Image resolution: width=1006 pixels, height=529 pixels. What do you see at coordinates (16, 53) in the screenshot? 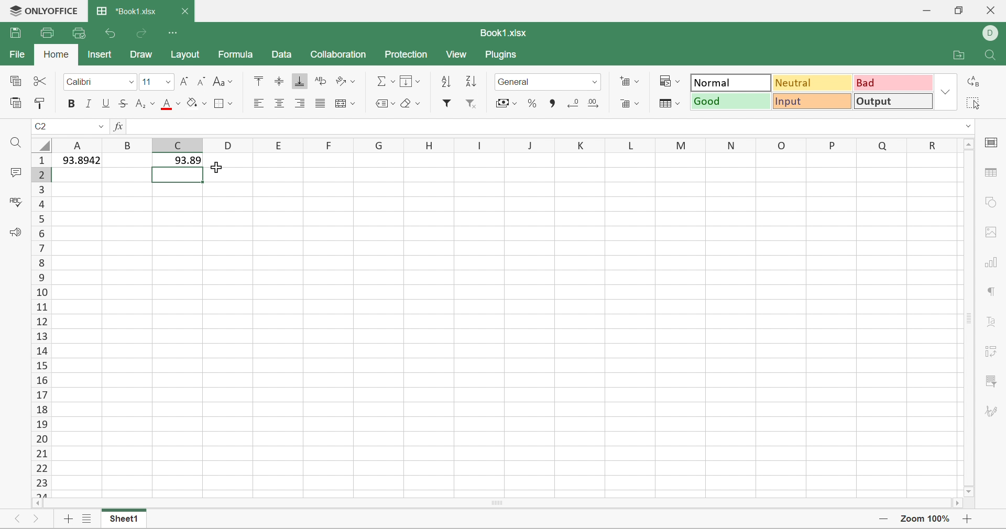
I see `File` at bounding box center [16, 53].